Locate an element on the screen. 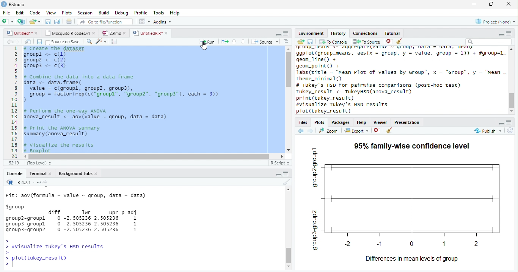 This screenshot has height=272, width=518. Maximize is located at coordinates (286, 175).